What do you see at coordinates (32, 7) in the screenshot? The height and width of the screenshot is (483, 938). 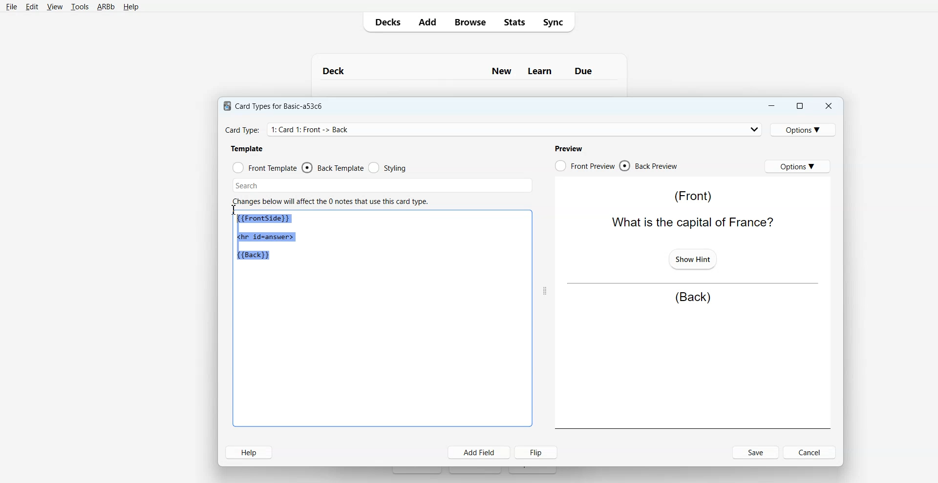 I see `Edit` at bounding box center [32, 7].